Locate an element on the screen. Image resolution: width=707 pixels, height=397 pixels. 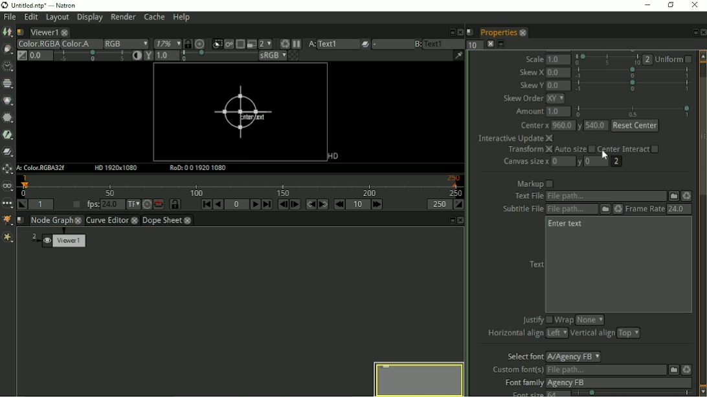
Horizontal align is located at coordinates (515, 335).